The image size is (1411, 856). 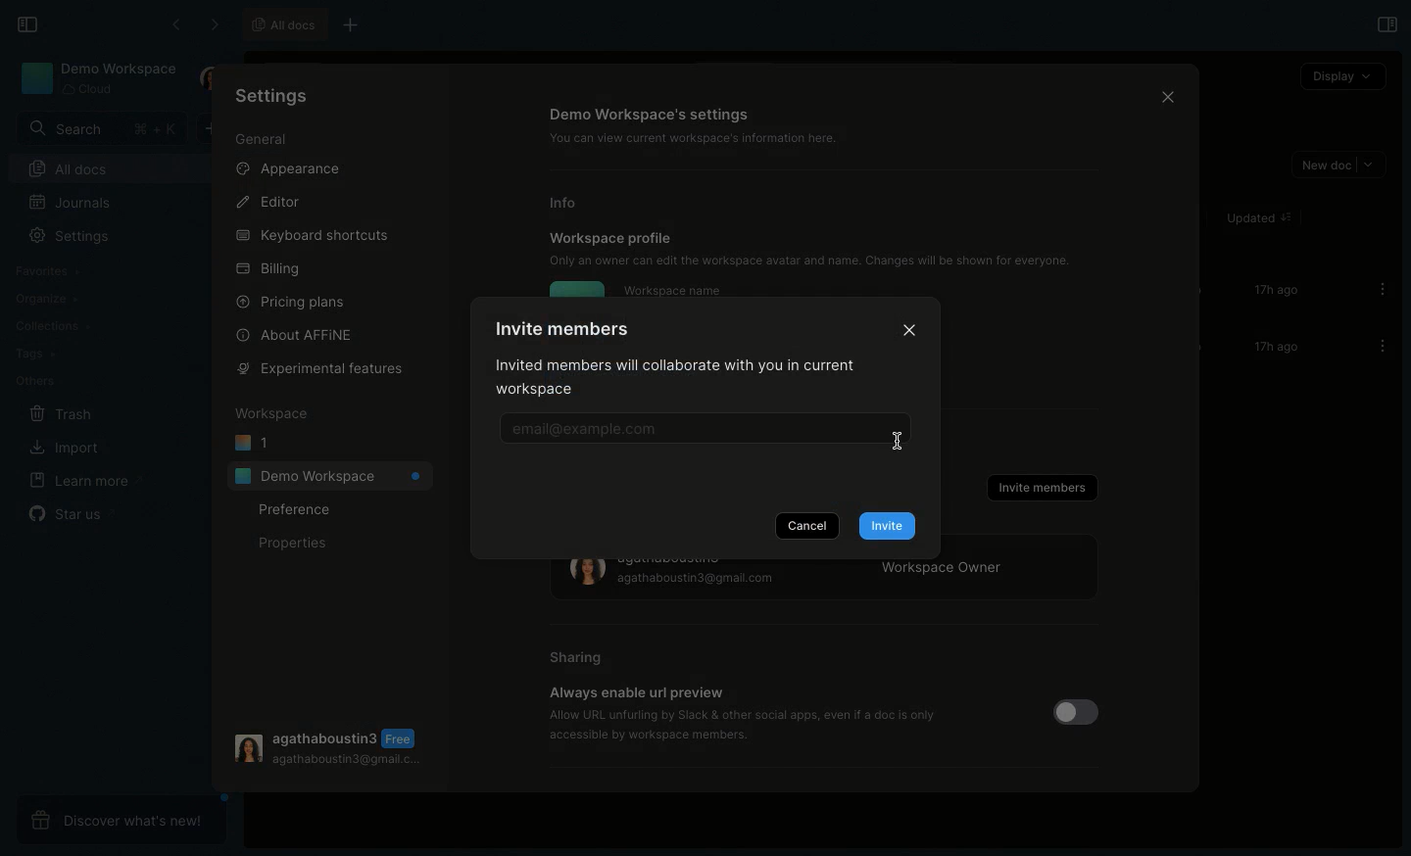 What do you see at coordinates (1377, 346) in the screenshot?
I see `Options` at bounding box center [1377, 346].